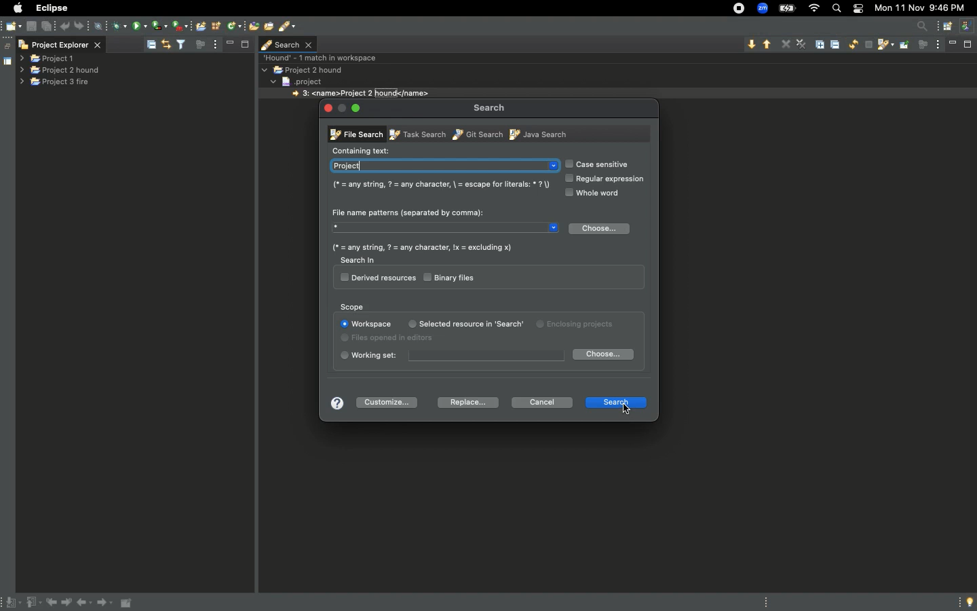  What do you see at coordinates (1, 62) in the screenshot?
I see `shared area` at bounding box center [1, 62].